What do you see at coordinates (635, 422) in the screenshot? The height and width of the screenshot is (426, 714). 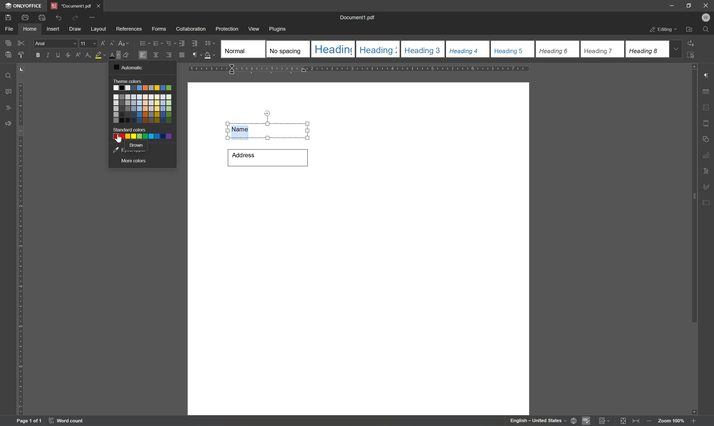 I see `fit to width` at bounding box center [635, 422].